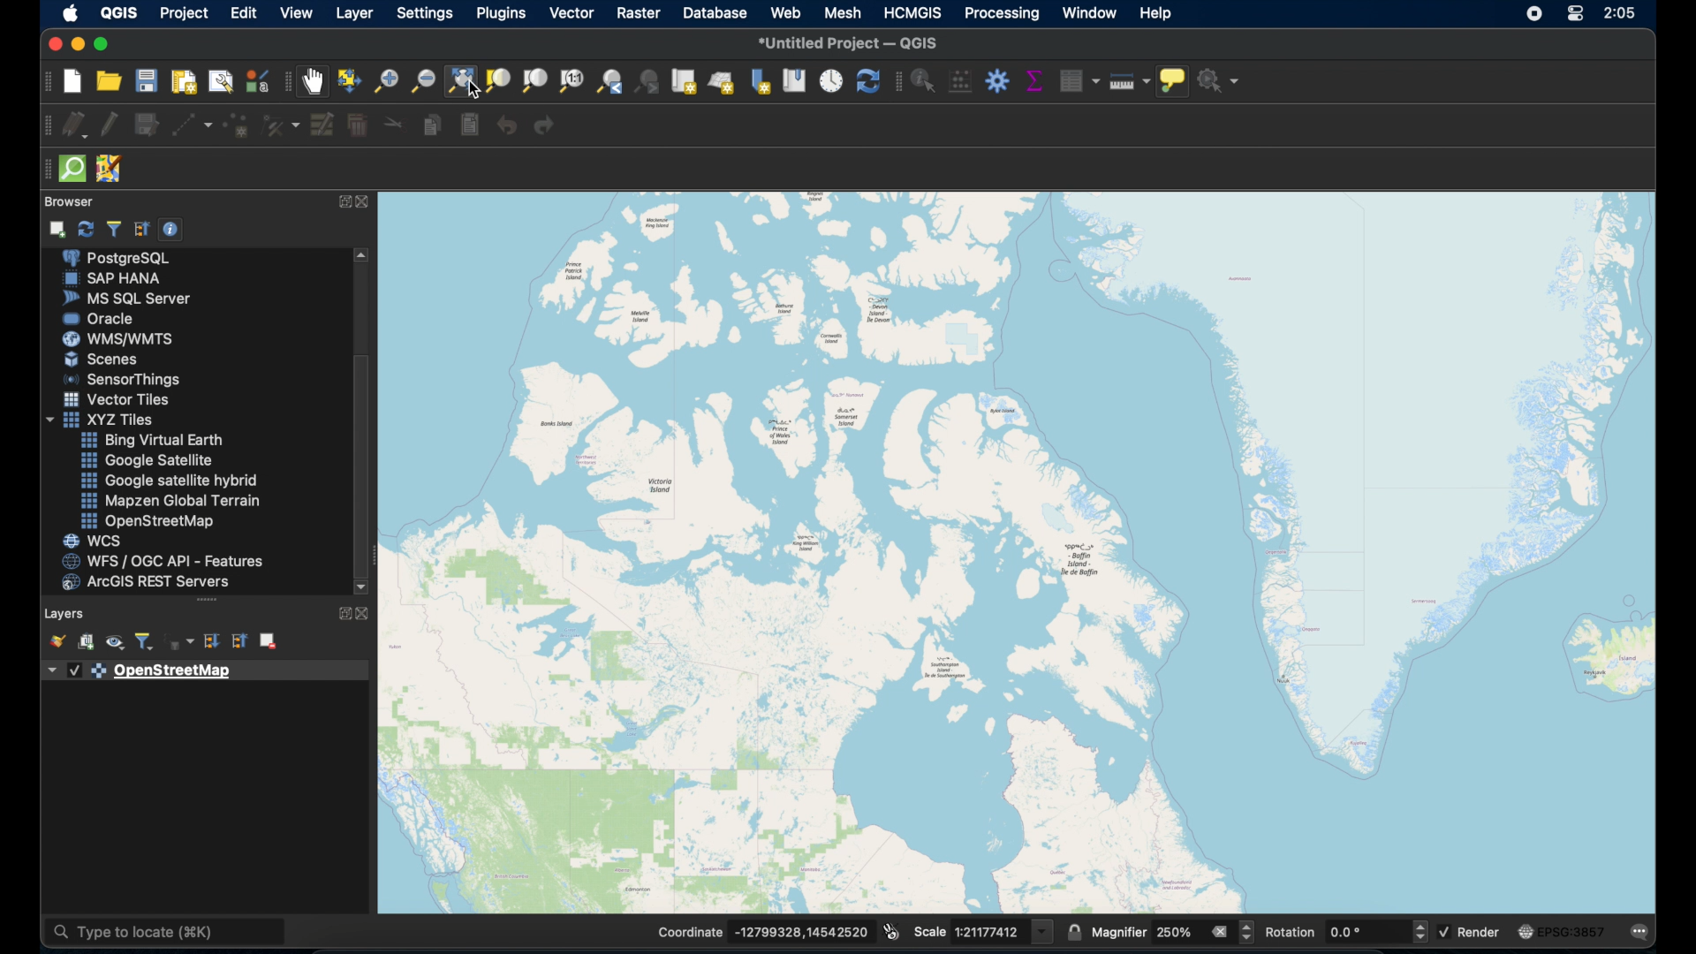 The image size is (1696, 954). I want to click on delete selected, so click(360, 125).